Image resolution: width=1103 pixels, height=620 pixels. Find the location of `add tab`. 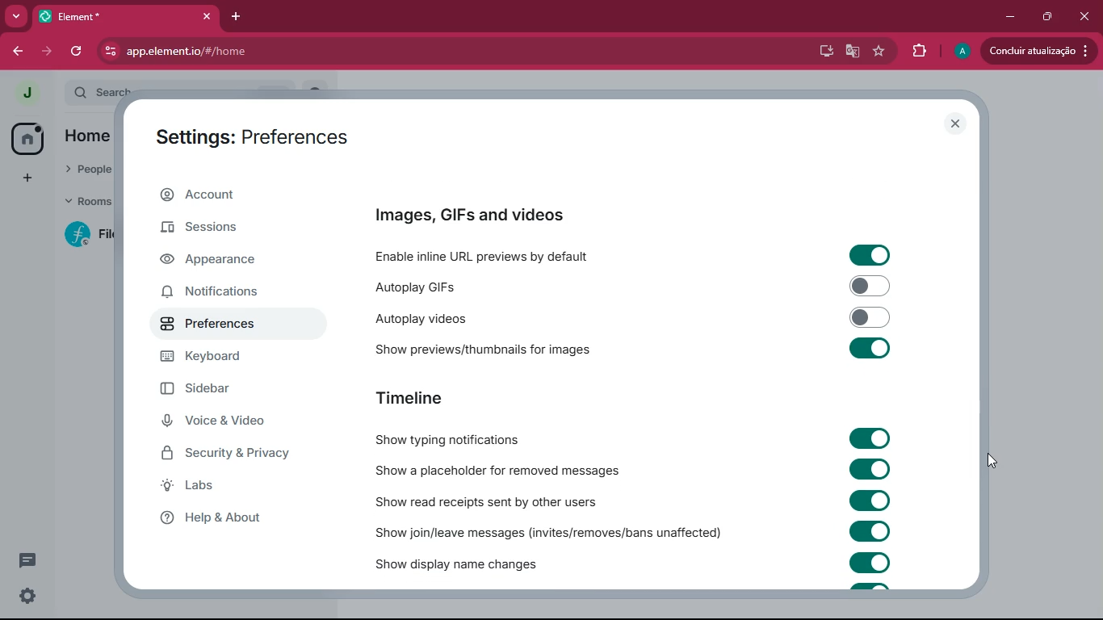

add tab is located at coordinates (237, 17).